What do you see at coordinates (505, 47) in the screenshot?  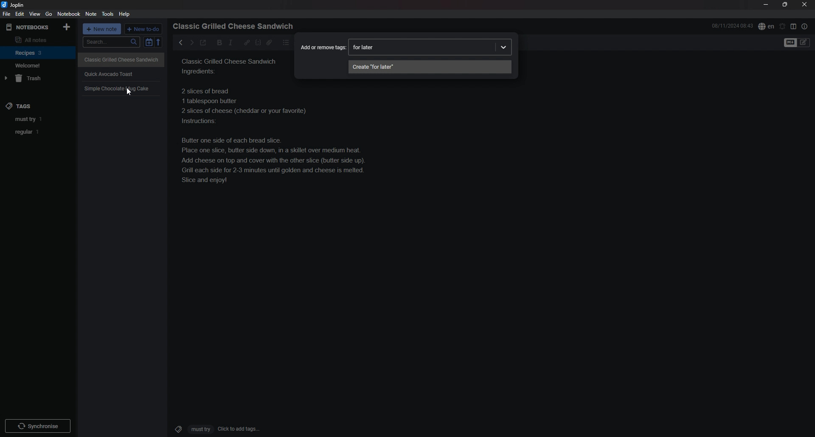 I see `dropdown` at bounding box center [505, 47].